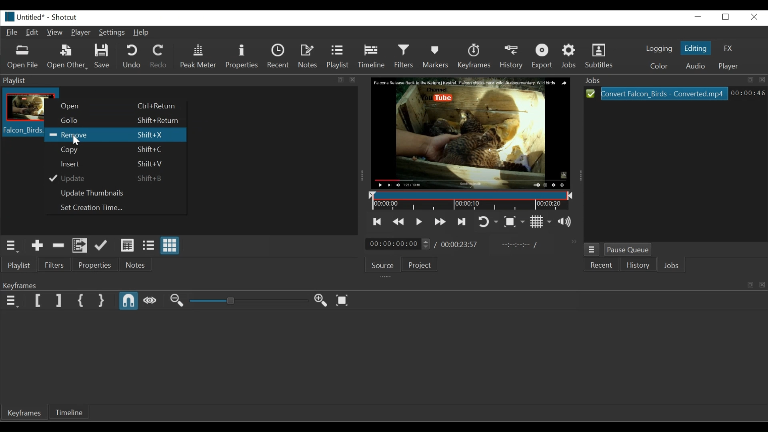 This screenshot has height=432, width=768. What do you see at coordinates (457, 245) in the screenshot?
I see `/00.00.23:57(Total Duration)` at bounding box center [457, 245].